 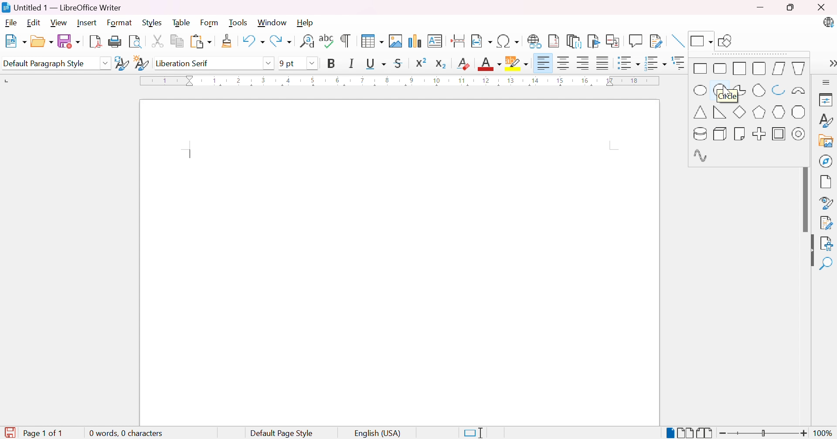 I want to click on Insert table, so click(x=373, y=41).